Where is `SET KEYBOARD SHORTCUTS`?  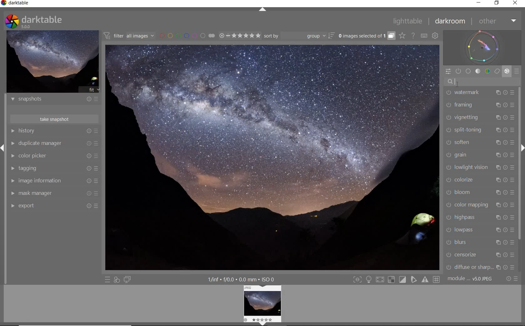 SET KEYBOARD SHORTCUTS is located at coordinates (424, 36).